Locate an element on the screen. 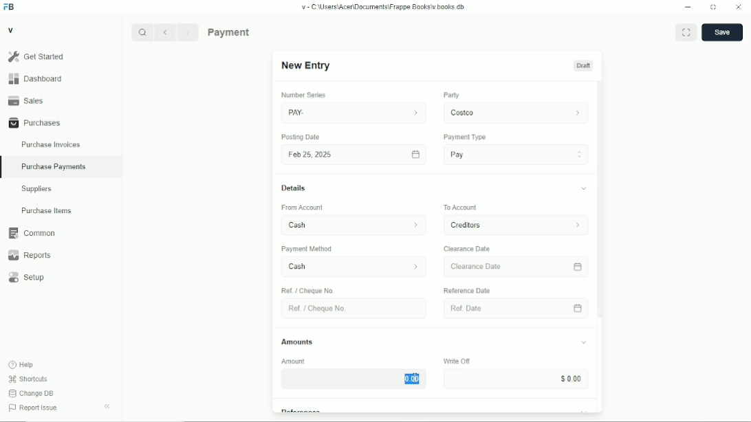 This screenshot has height=422, width=751. Cash is located at coordinates (347, 267).